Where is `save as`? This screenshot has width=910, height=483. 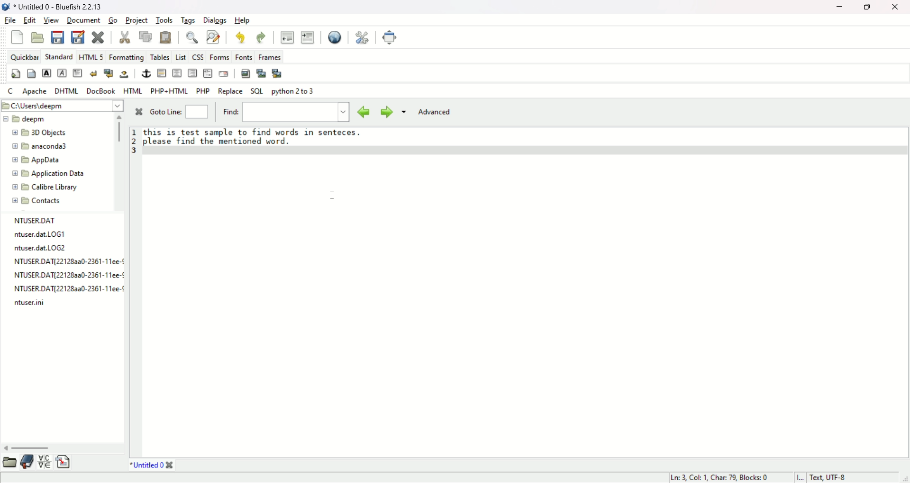
save as is located at coordinates (78, 36).